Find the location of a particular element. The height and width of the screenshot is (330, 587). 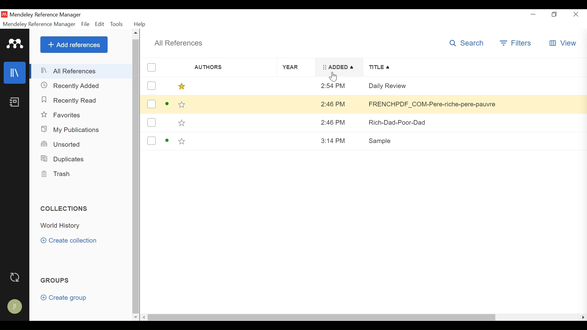

Year is located at coordinates (298, 67).